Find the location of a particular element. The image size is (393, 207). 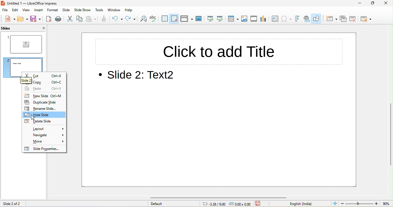

slide is located at coordinates (67, 11).